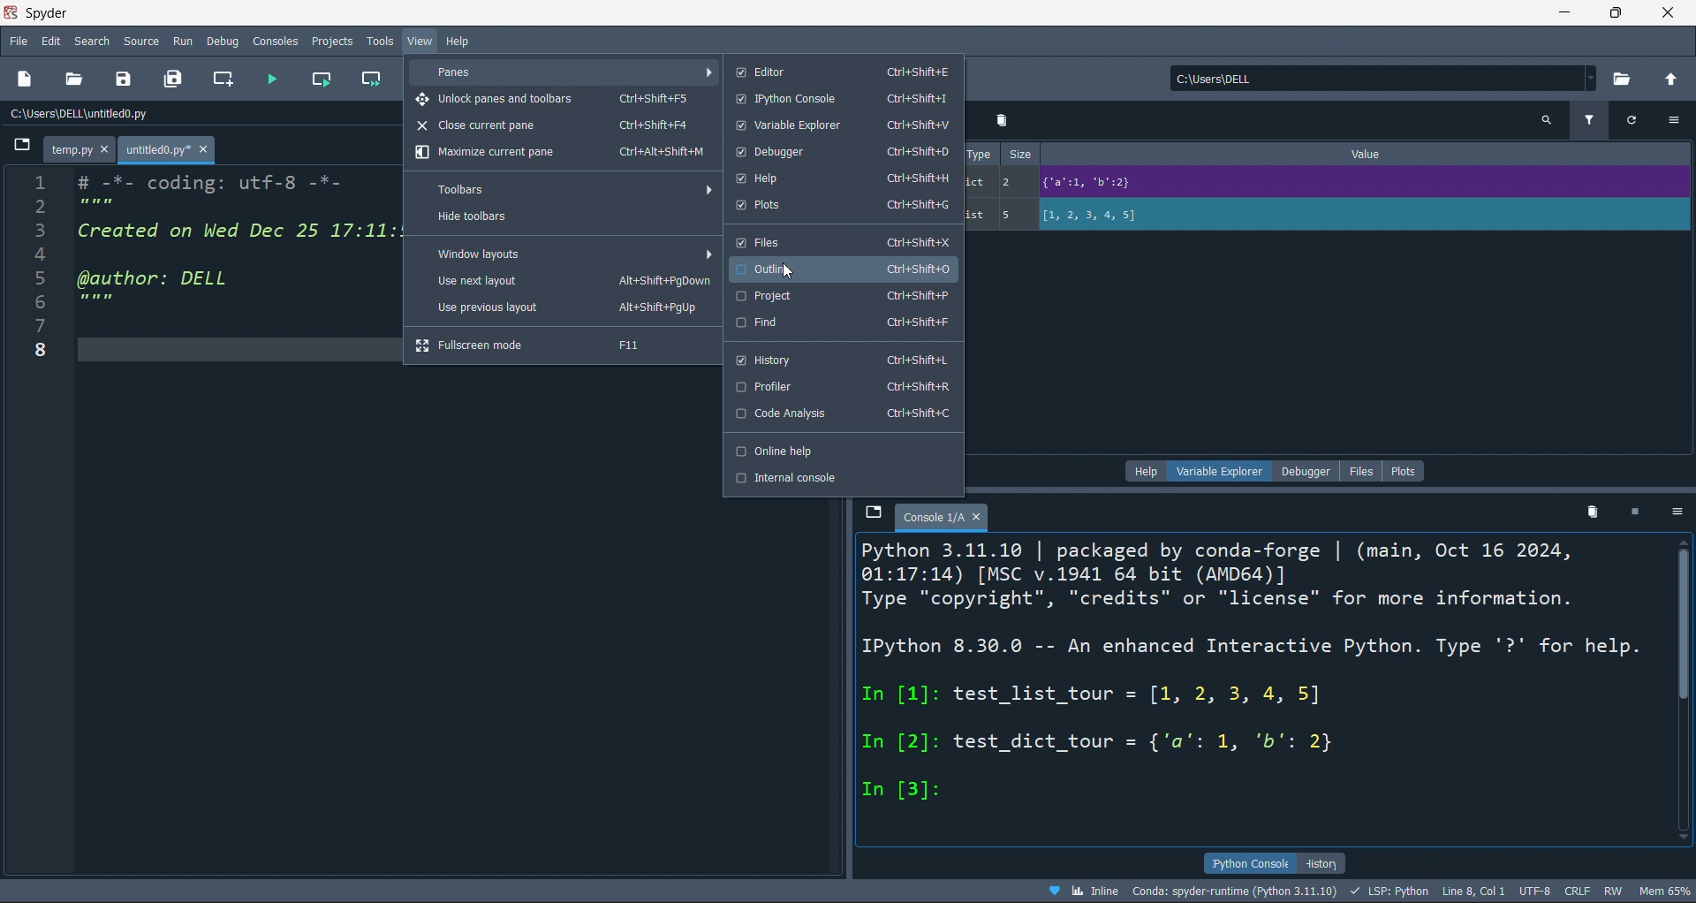 The height and width of the screenshot is (903, 1696). I want to click on history, so click(1323, 863).